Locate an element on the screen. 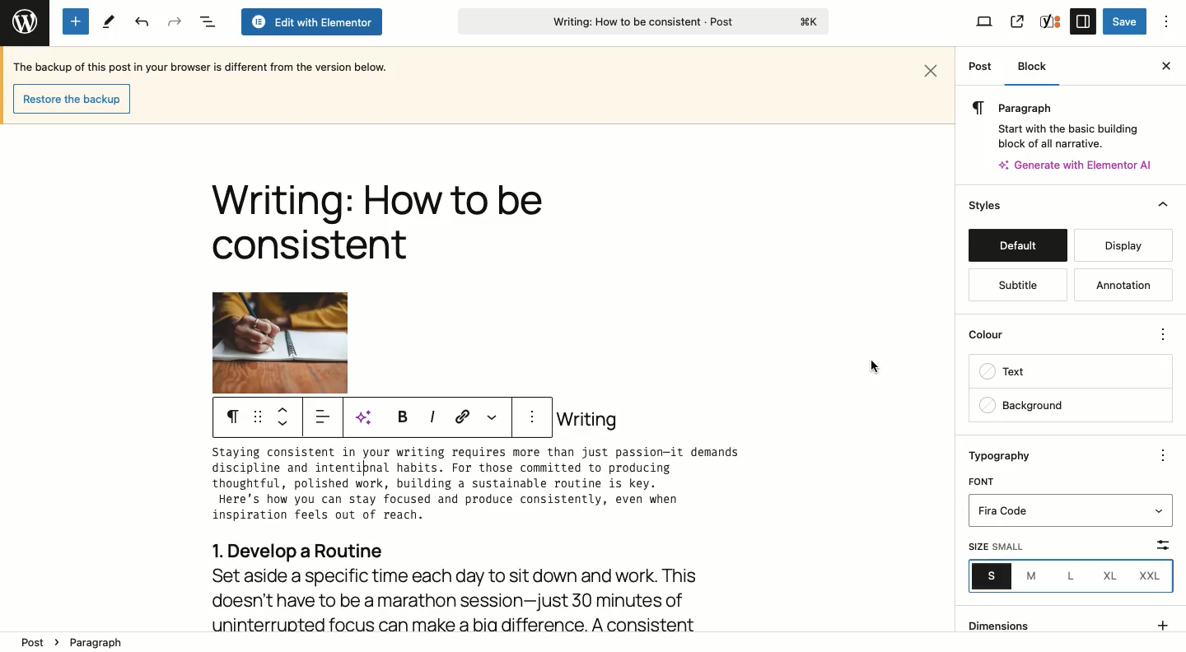  Paragraph is located at coordinates (1058, 107).